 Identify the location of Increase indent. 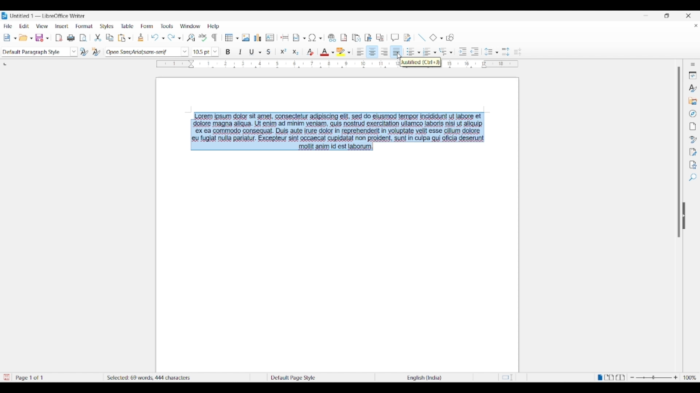
(462, 52).